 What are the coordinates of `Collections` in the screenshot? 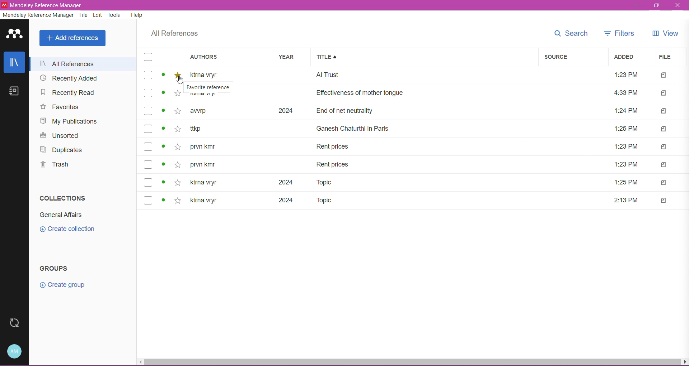 It's located at (62, 197).